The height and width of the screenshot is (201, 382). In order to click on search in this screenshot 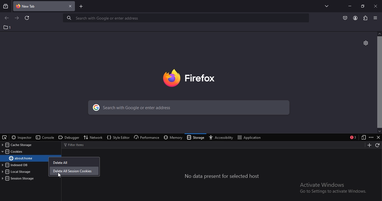, I will do `click(187, 18)`.